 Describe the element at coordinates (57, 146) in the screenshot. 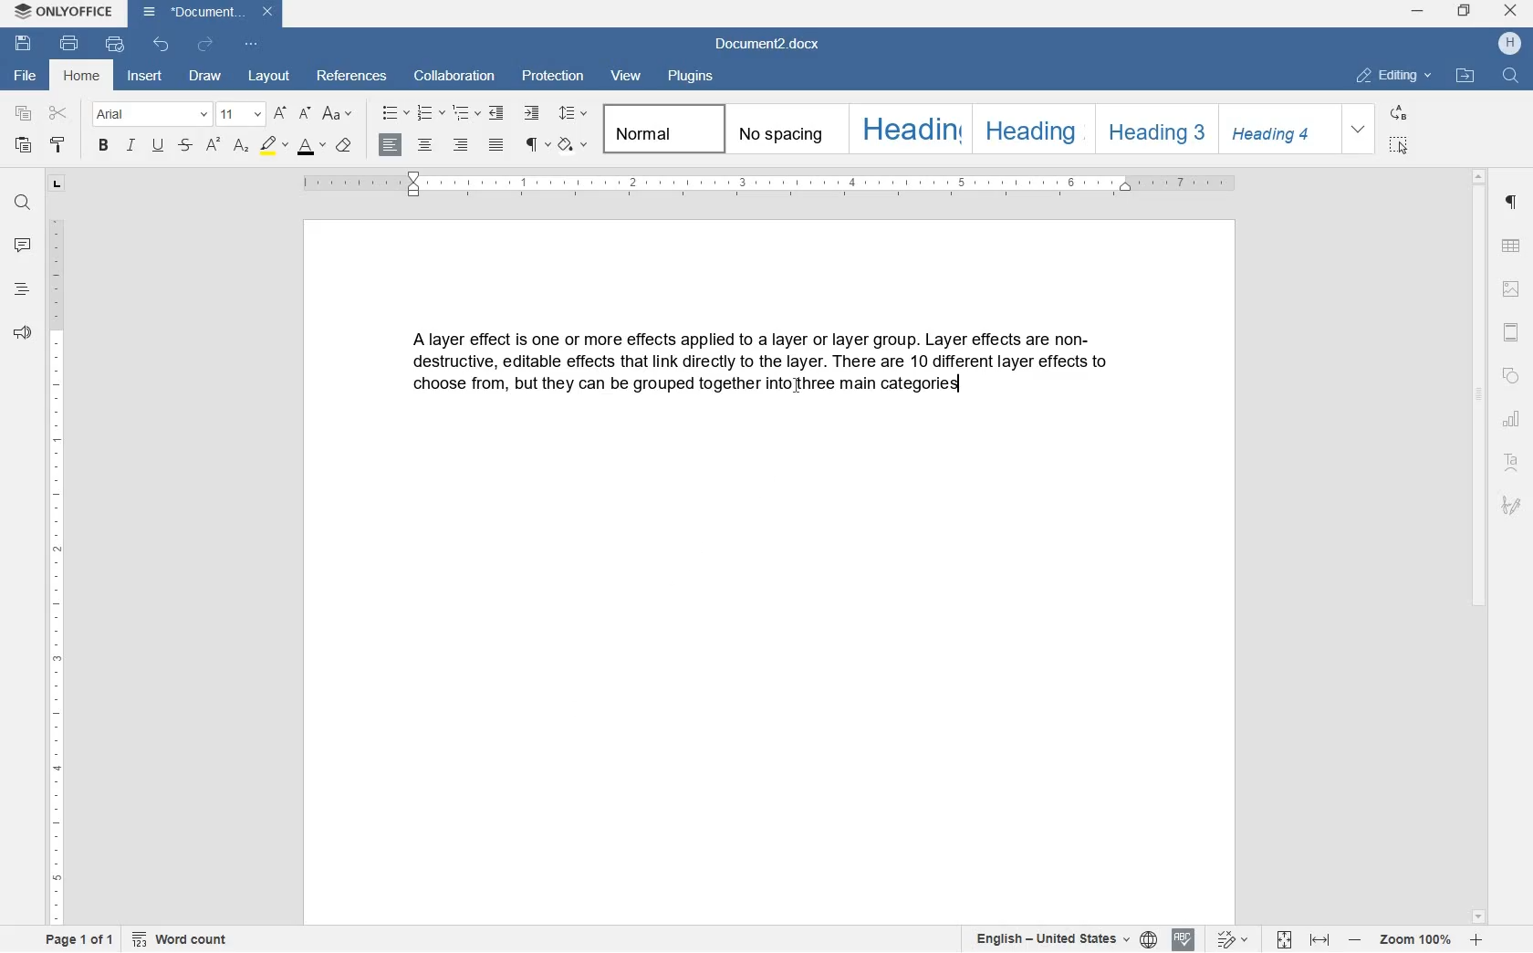

I see `copy stlye` at that location.